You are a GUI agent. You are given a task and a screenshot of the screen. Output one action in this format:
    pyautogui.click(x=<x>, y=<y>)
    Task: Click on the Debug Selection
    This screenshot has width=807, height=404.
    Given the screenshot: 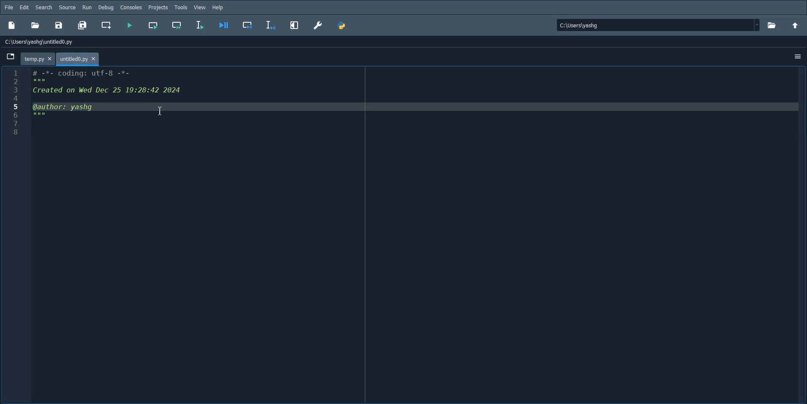 What is the action you would take?
    pyautogui.click(x=270, y=26)
    